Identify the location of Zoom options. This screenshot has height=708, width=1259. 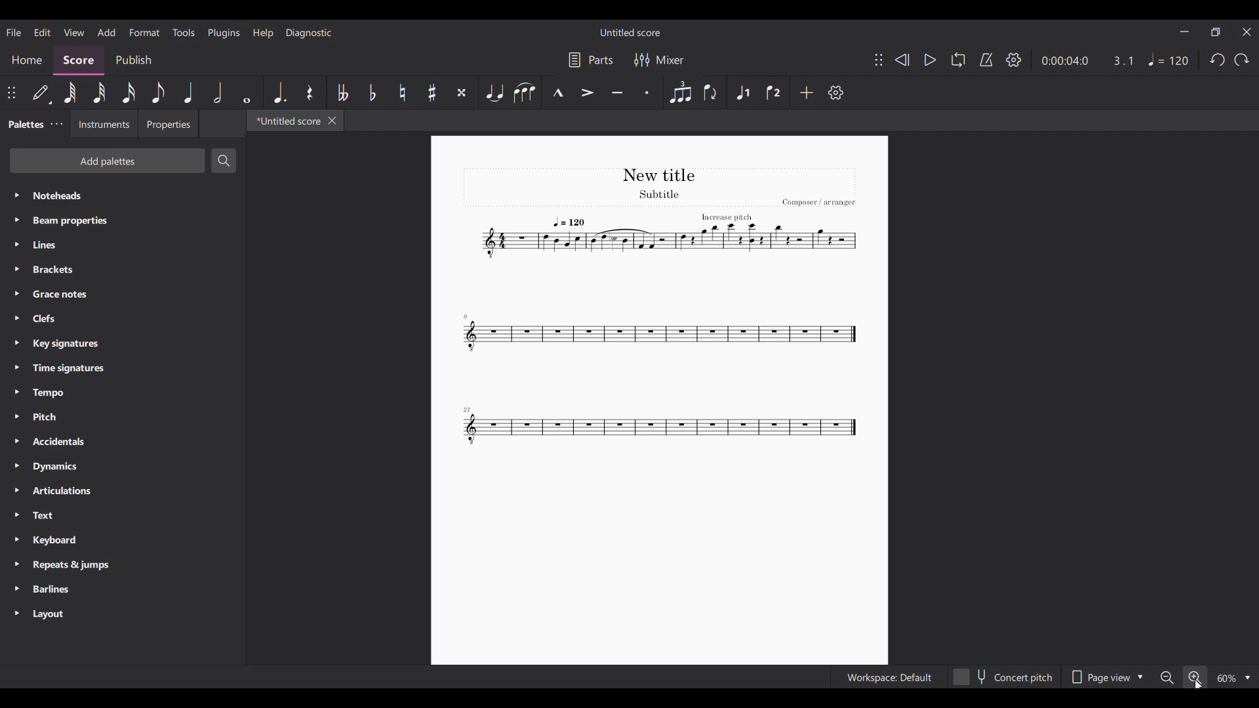
(1233, 678).